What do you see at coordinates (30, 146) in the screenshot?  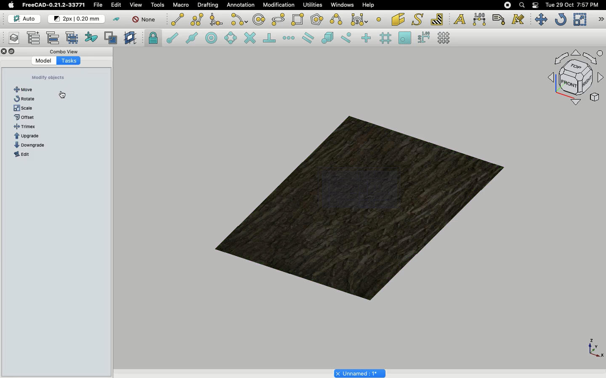 I see `Downgrade` at bounding box center [30, 146].